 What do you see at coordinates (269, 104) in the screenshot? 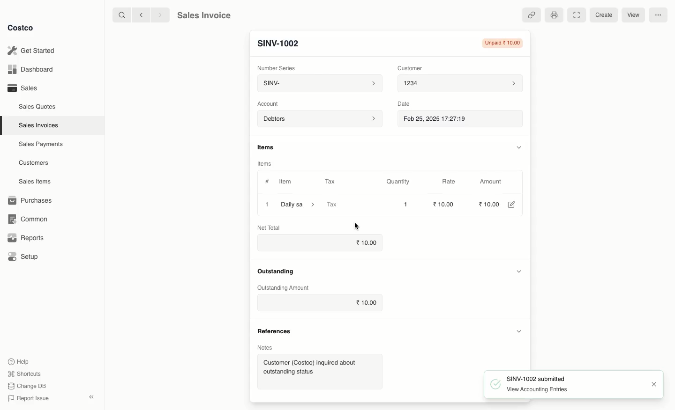
I see `‘Account` at bounding box center [269, 104].